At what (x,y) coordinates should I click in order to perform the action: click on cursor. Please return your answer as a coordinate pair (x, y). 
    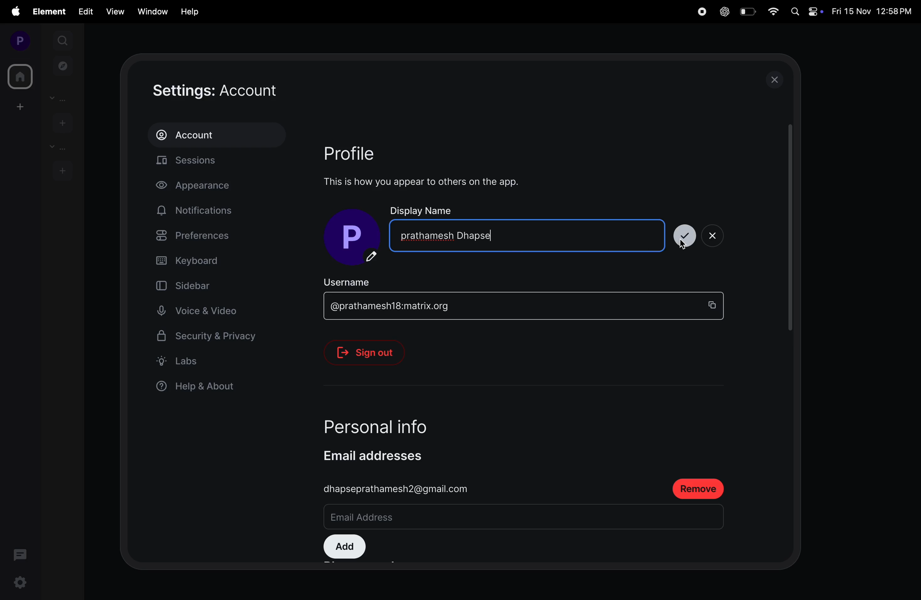
    Looking at the image, I should click on (682, 247).